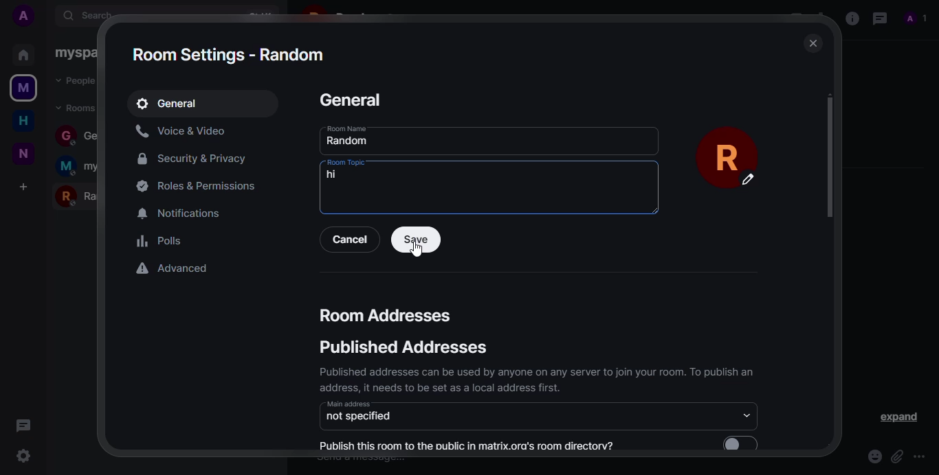 This screenshot has height=475, width=939. What do you see at coordinates (83, 194) in the screenshot?
I see `random` at bounding box center [83, 194].